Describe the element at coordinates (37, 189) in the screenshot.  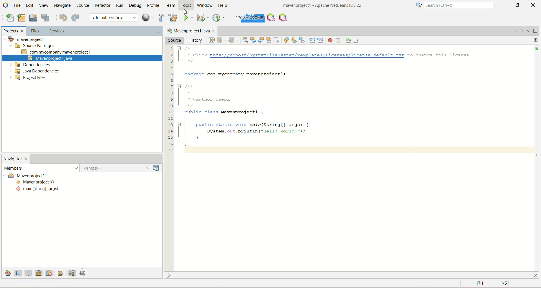
I see `main(String[] args)` at that location.